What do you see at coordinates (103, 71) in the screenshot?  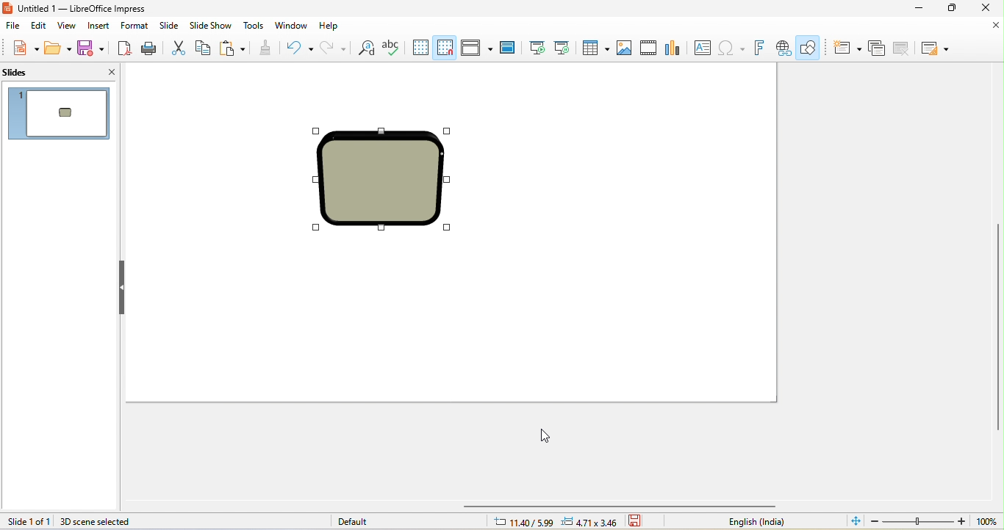 I see `close` at bounding box center [103, 71].